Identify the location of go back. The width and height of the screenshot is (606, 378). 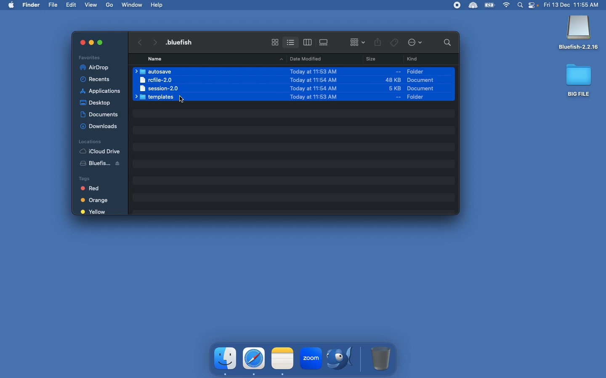
(138, 41).